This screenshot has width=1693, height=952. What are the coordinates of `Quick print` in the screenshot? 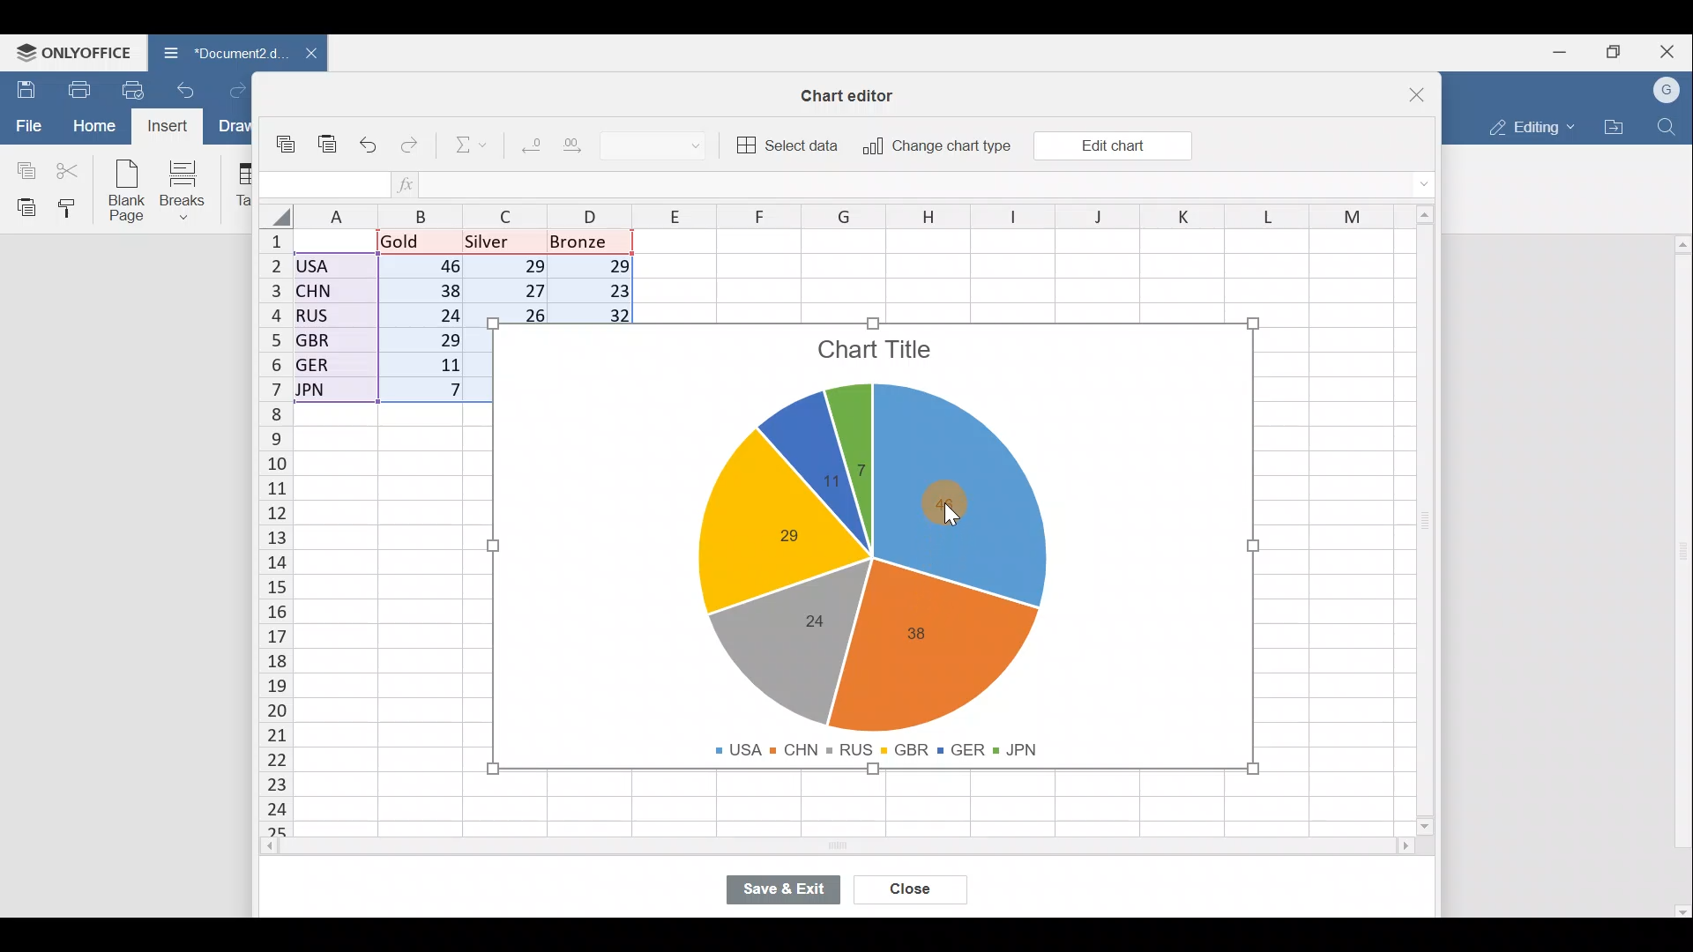 It's located at (138, 86).